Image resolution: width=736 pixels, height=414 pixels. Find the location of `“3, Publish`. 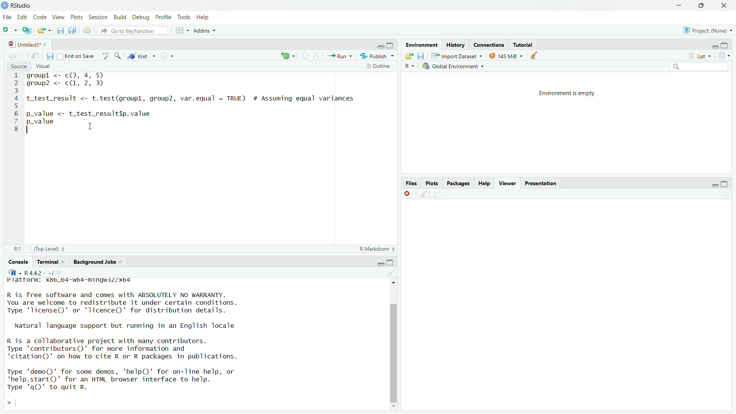

“3, Publish is located at coordinates (374, 55).